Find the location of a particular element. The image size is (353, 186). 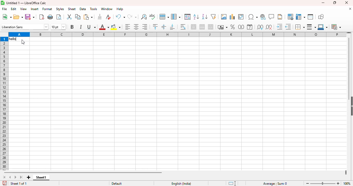

rows is located at coordinates (4, 104).